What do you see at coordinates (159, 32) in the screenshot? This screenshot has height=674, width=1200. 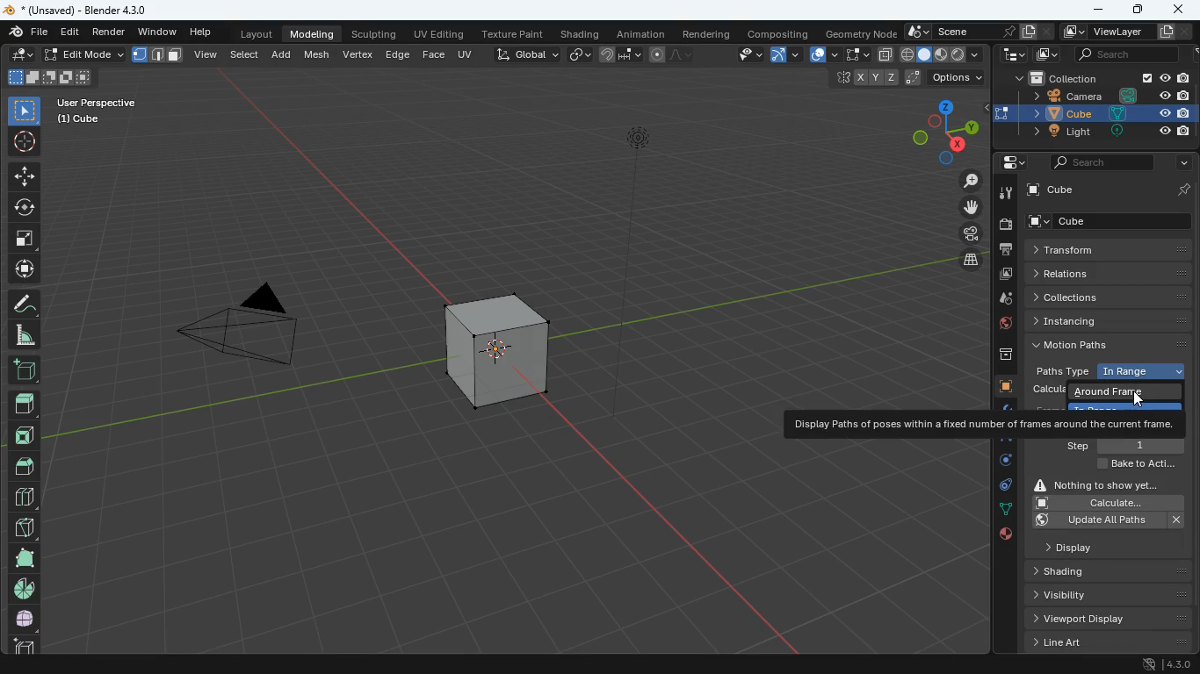 I see `window` at bounding box center [159, 32].